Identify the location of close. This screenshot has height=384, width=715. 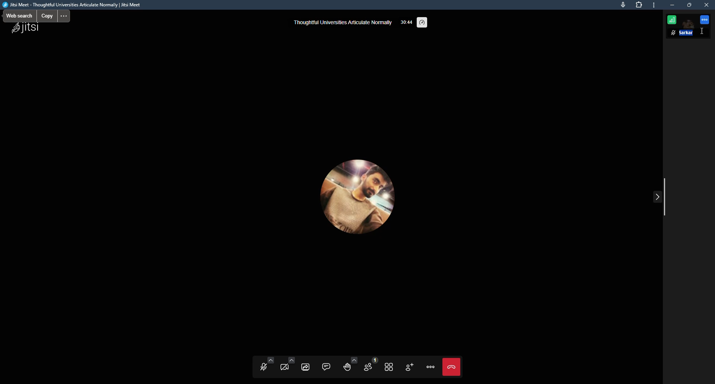
(706, 6).